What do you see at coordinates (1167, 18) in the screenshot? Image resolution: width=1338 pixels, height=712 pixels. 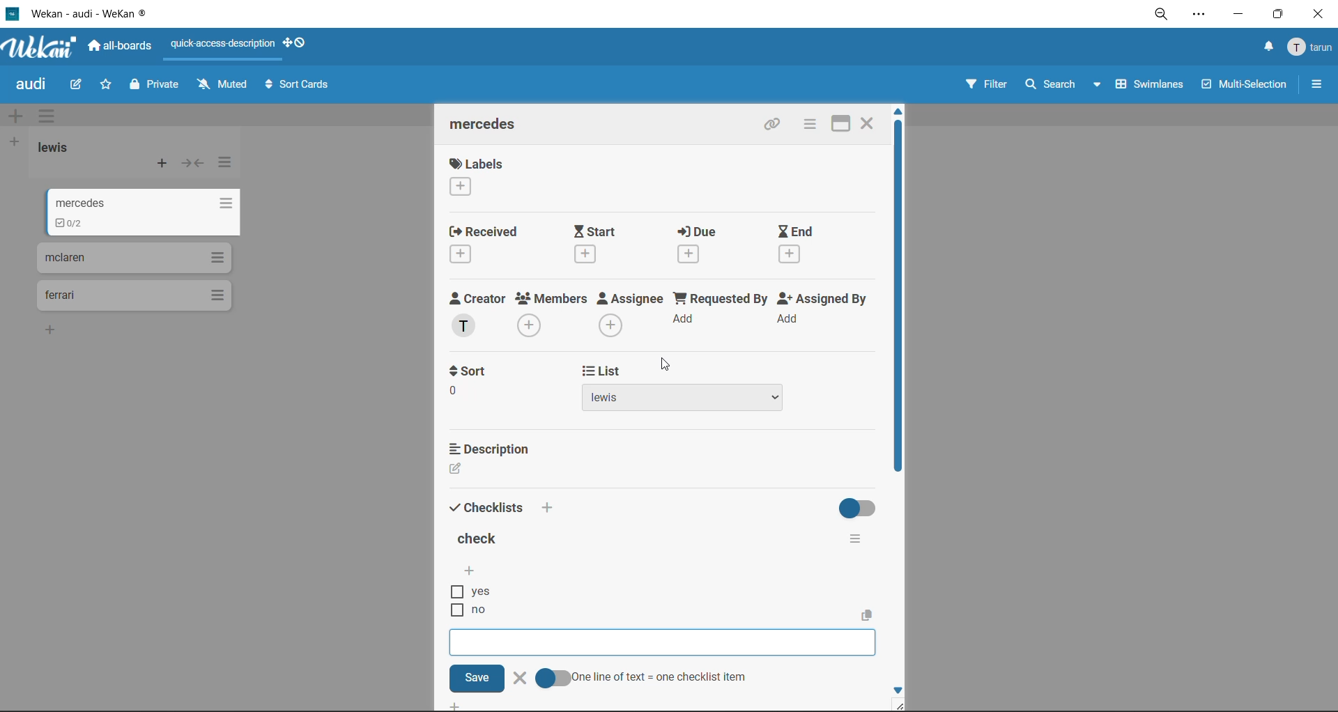 I see `zoom` at bounding box center [1167, 18].